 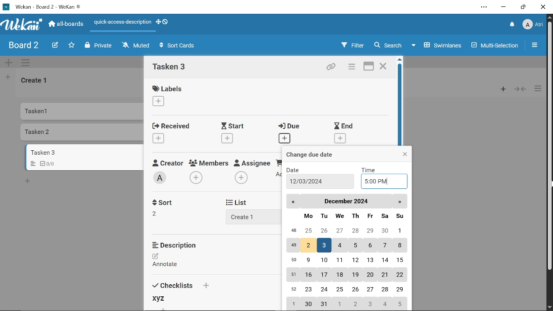 I want to click on Add members, so click(x=197, y=178).